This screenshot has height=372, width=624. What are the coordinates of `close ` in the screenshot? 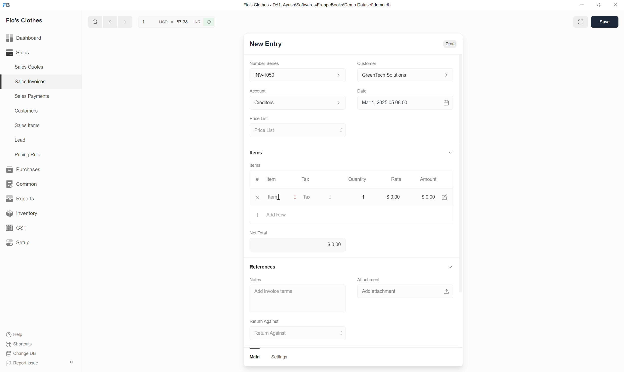 It's located at (255, 198).